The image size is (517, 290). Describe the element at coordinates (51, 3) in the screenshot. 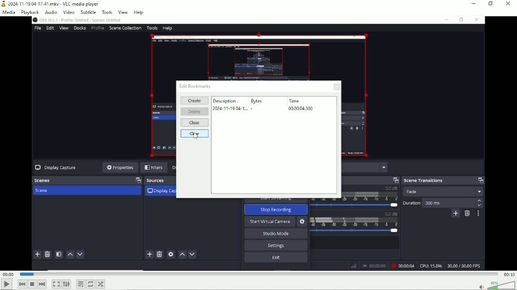

I see `2024-11-19 04-17.mkv - VLC media player` at that location.